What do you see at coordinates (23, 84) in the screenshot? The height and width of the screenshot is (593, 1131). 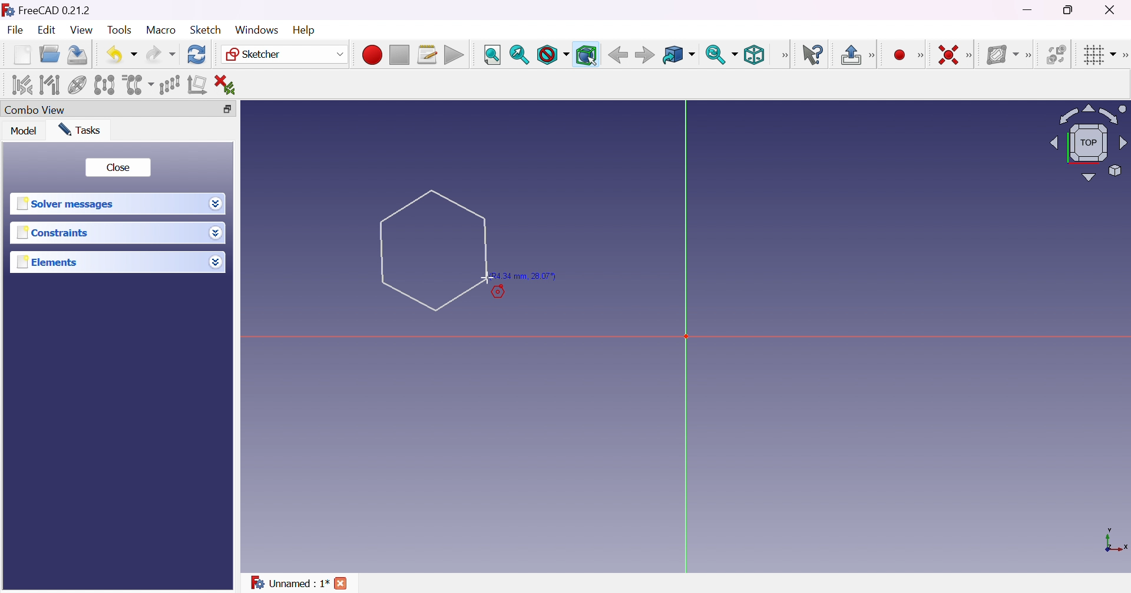 I see `Select associated constraints` at bounding box center [23, 84].